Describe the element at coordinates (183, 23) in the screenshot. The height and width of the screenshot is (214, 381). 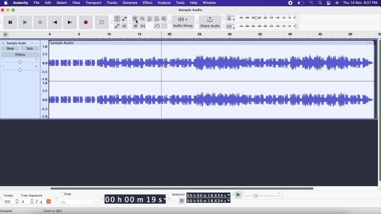
I see `Audio setup` at that location.